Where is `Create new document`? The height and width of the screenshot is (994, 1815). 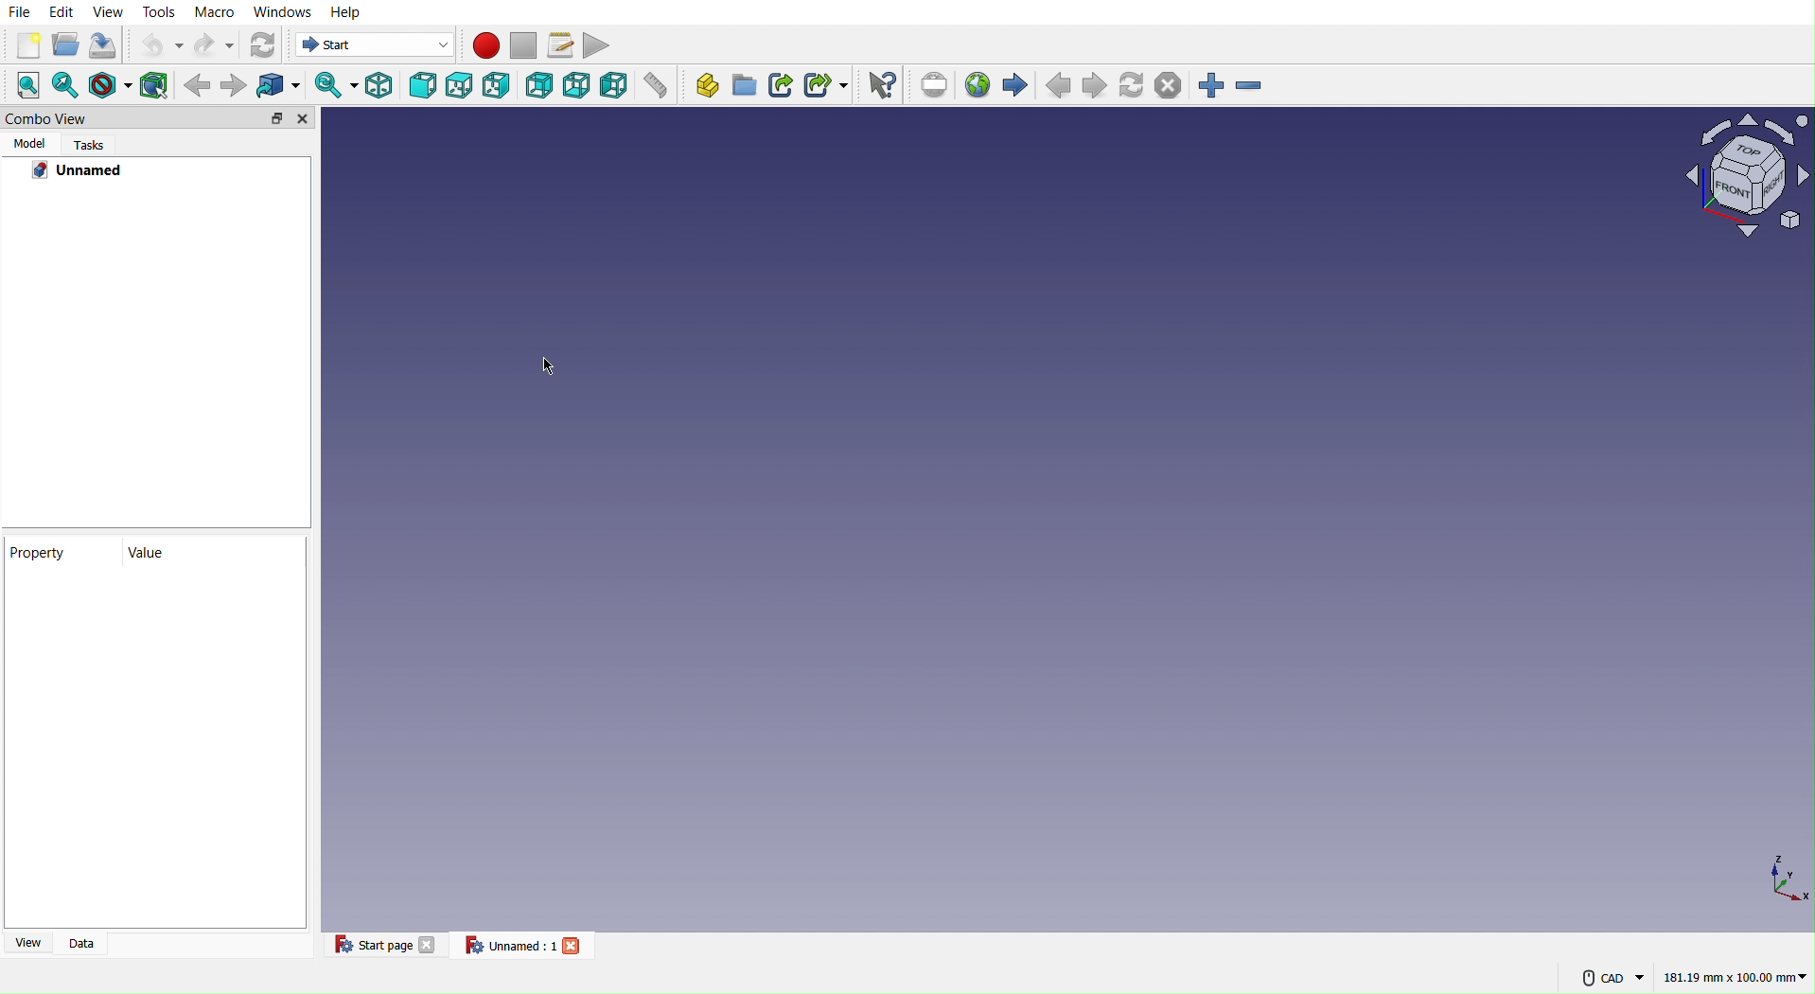 Create new document is located at coordinates (26, 44).